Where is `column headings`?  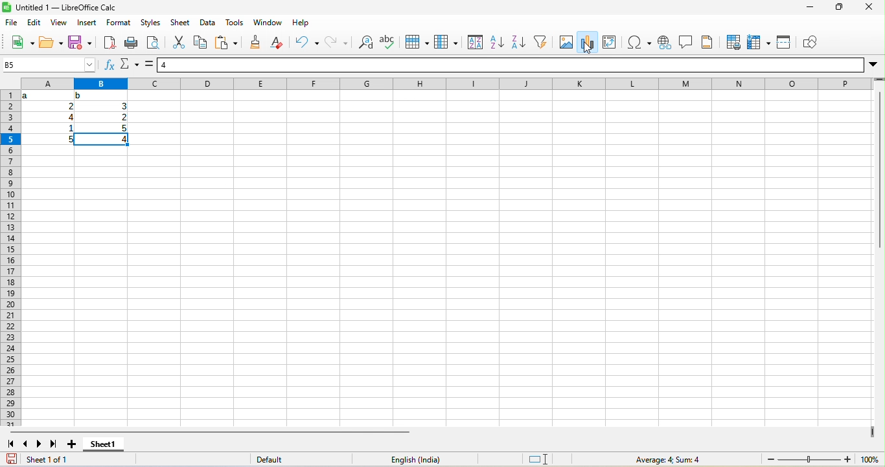 column headings is located at coordinates (447, 83).